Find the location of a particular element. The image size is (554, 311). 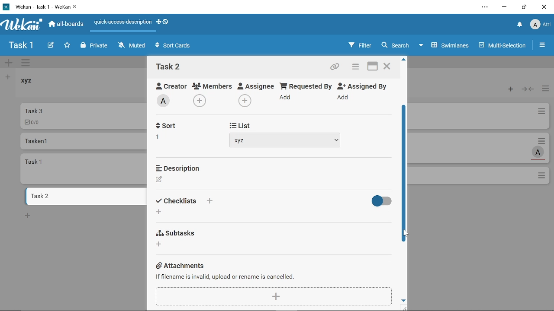

If filename is invalid, upload or rename is cancelled. is located at coordinates (225, 276).